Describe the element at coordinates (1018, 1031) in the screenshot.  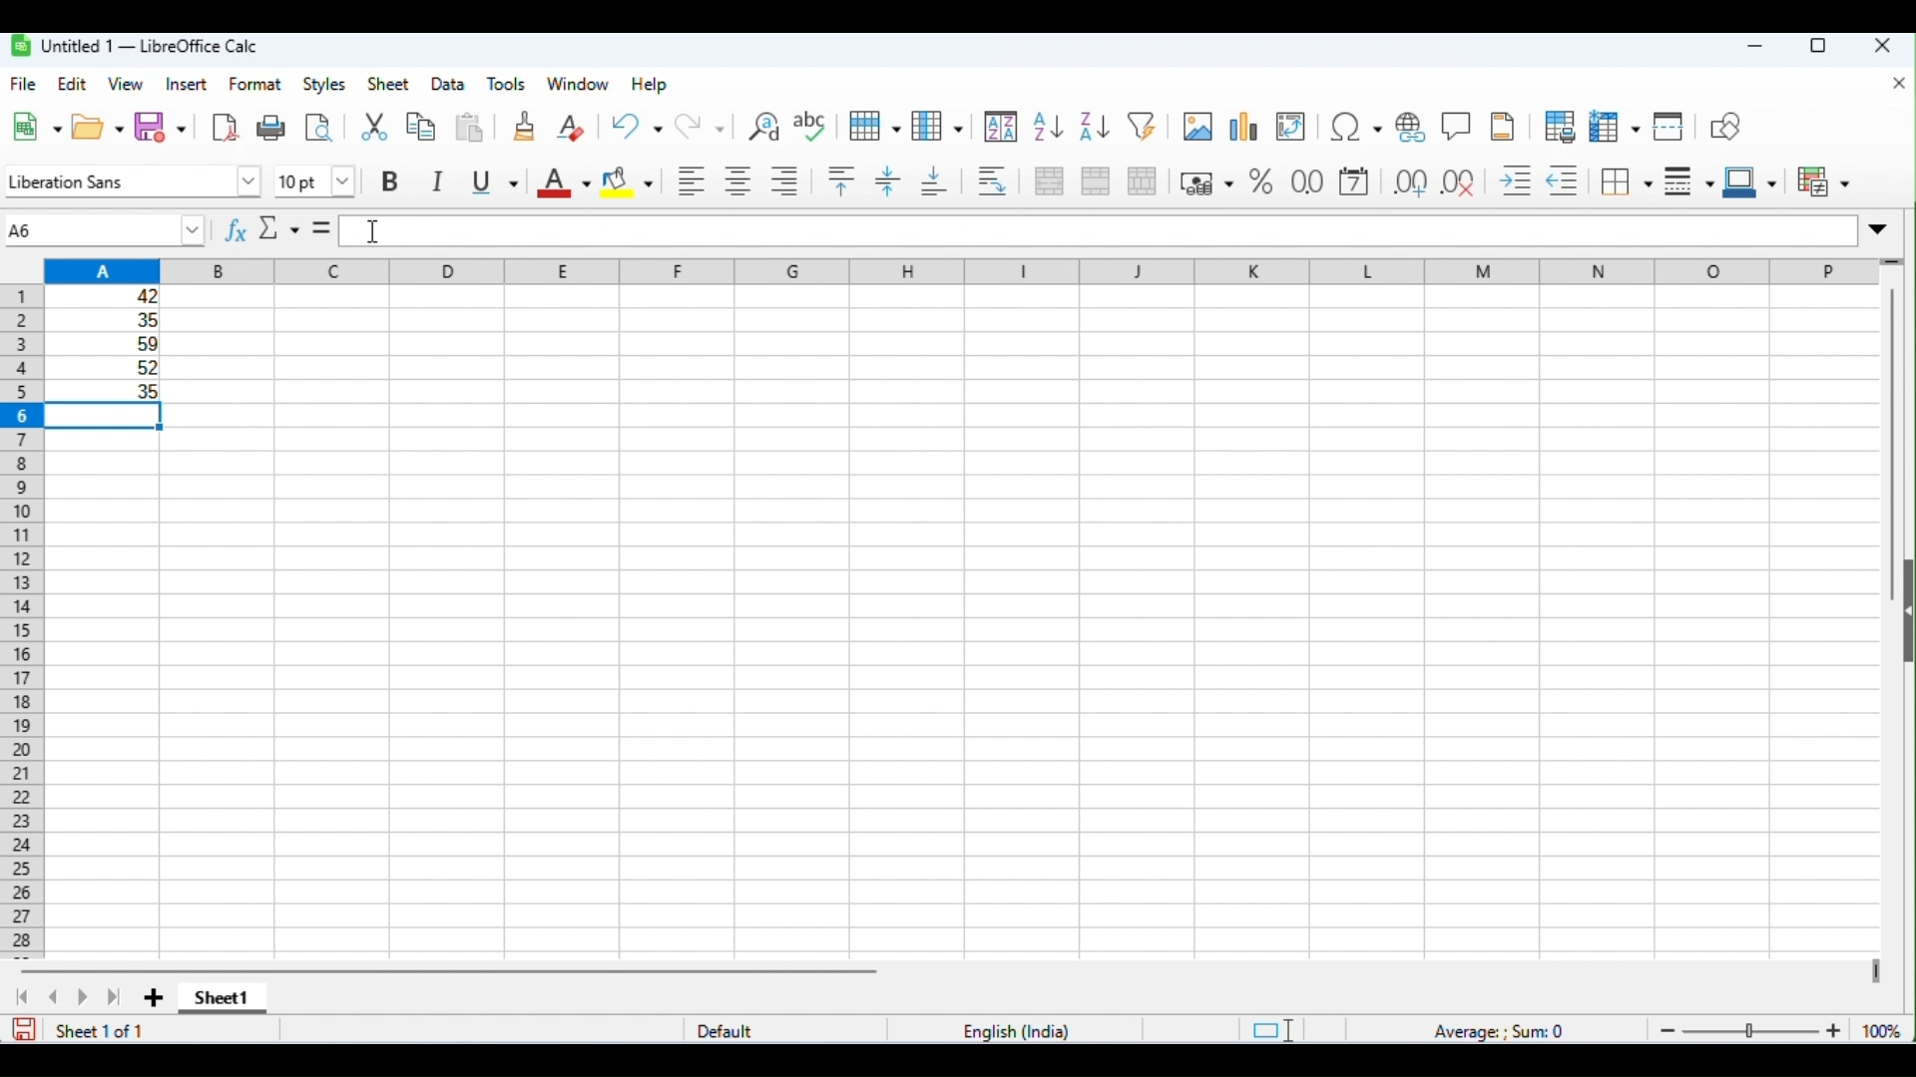
I see `language` at that location.